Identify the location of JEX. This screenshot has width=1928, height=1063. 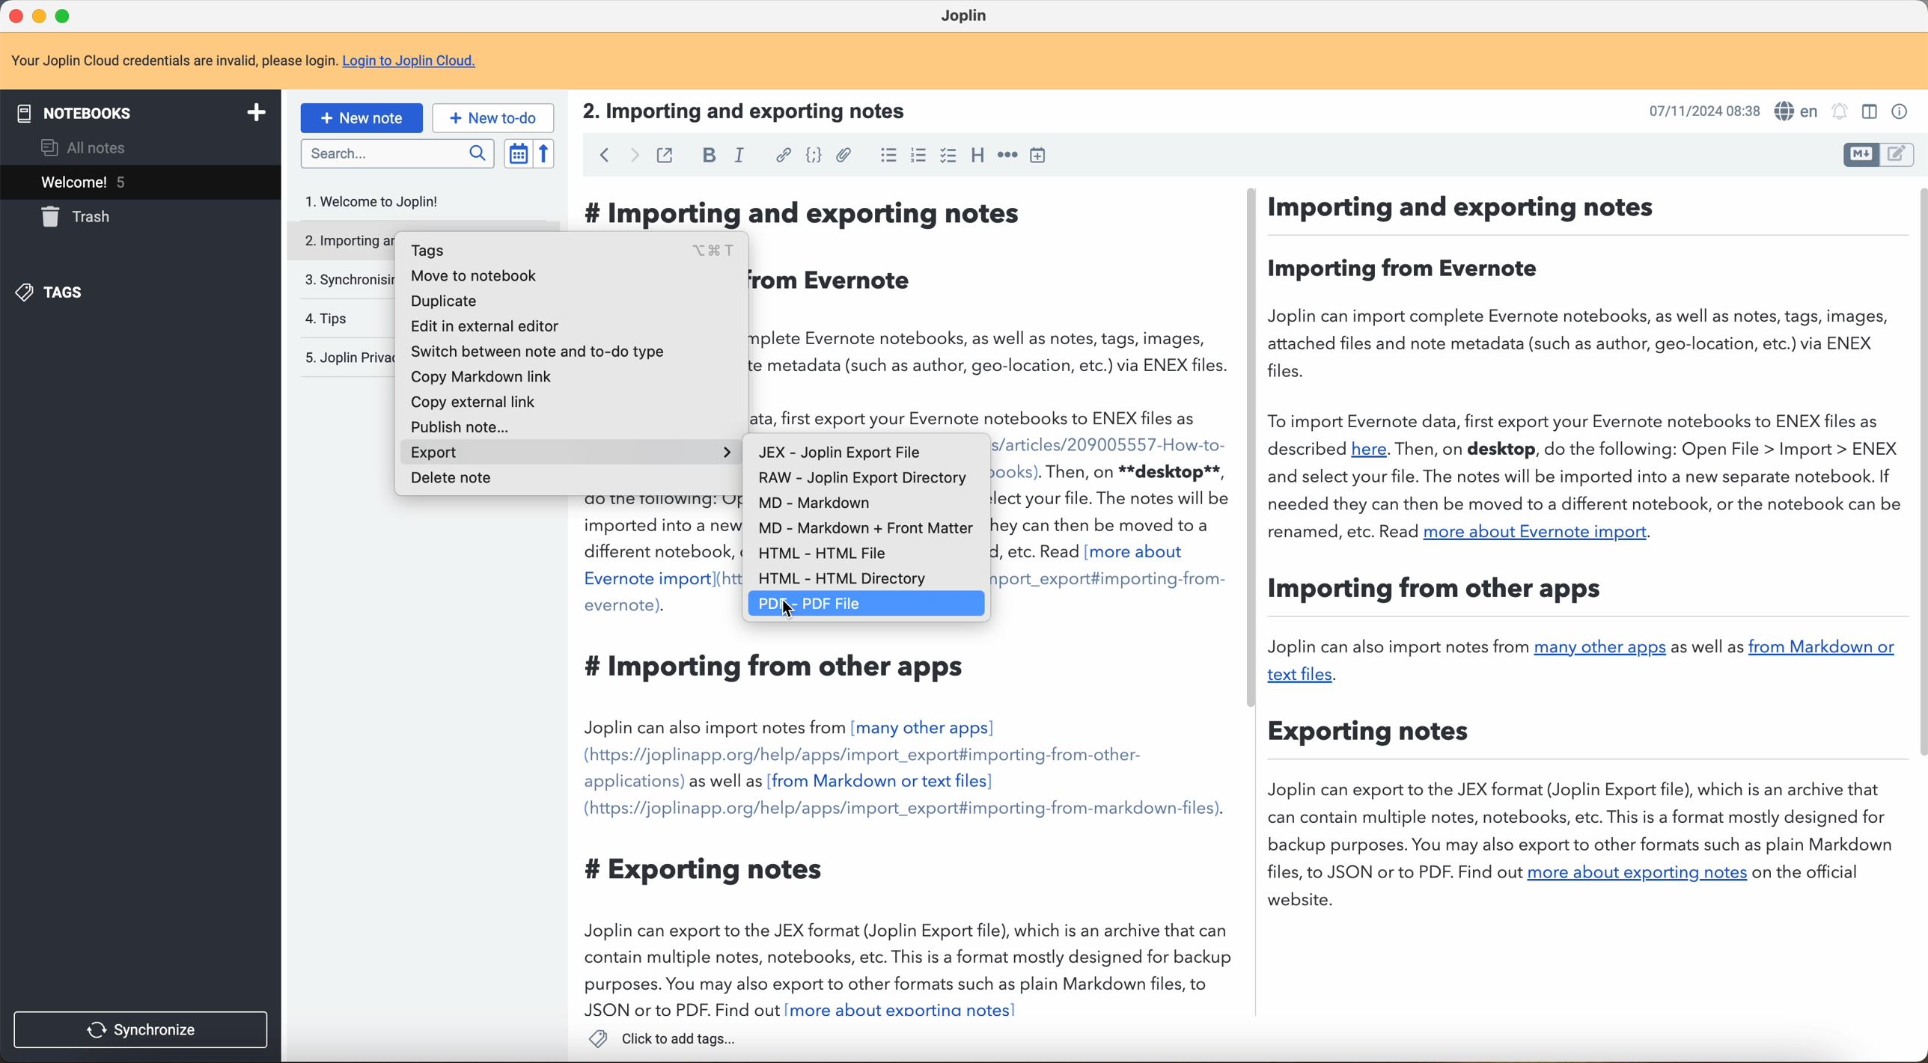
(839, 453).